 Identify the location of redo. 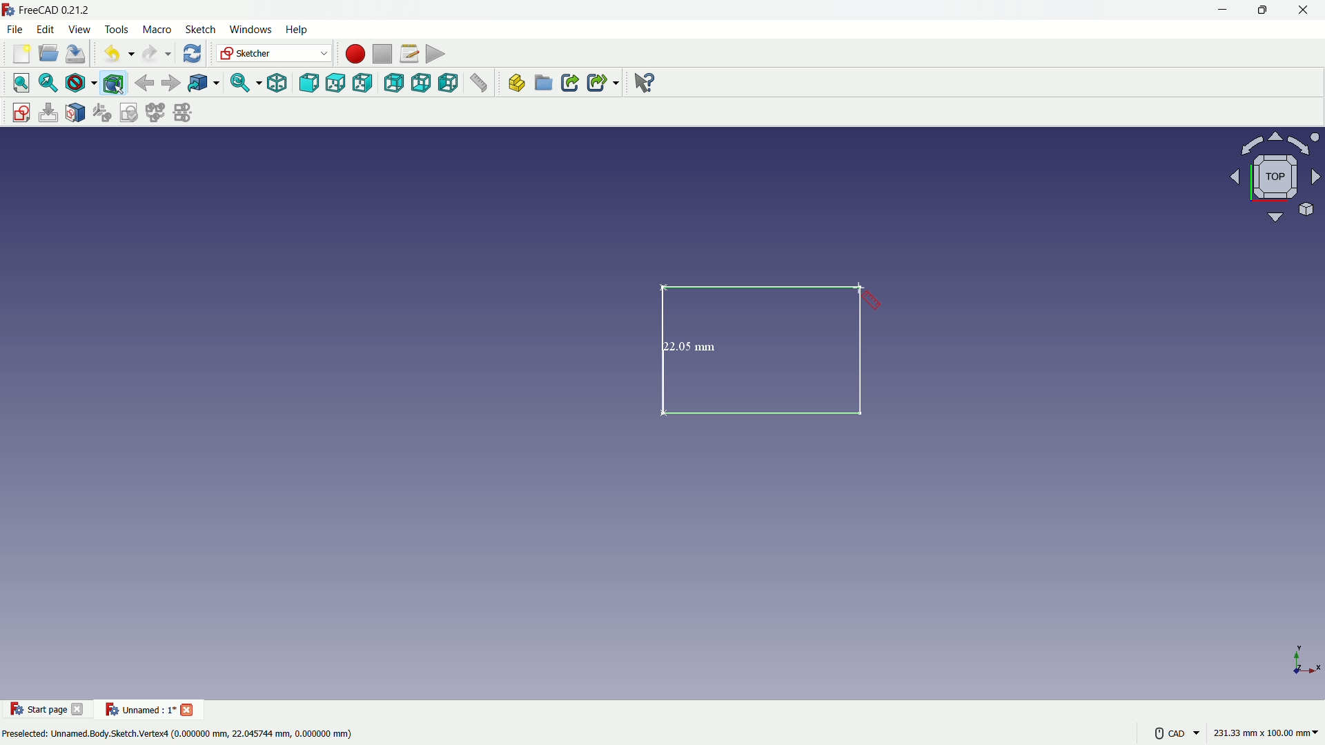
(155, 54).